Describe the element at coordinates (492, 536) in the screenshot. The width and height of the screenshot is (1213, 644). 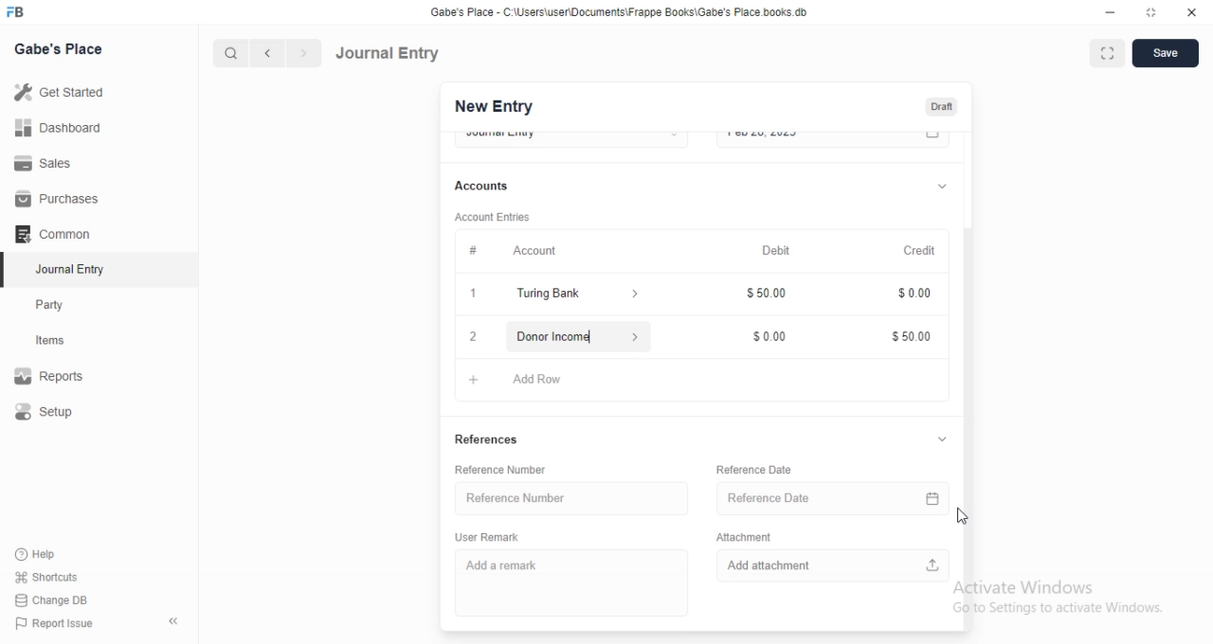
I see `User Remark` at that location.